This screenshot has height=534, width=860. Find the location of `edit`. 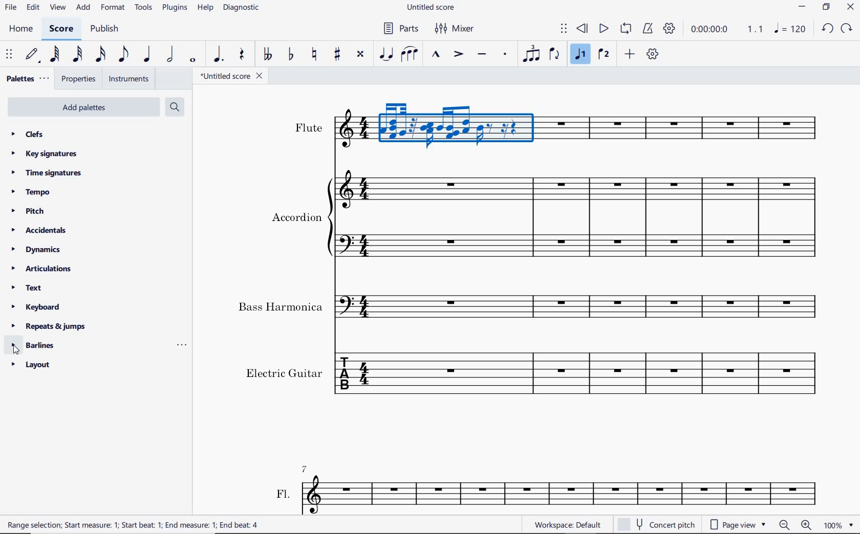

edit is located at coordinates (32, 9).